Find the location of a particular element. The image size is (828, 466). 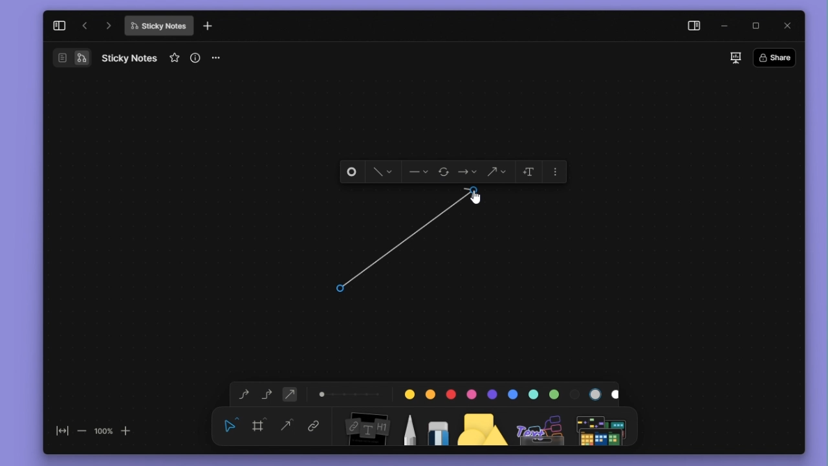

view info is located at coordinates (197, 58).